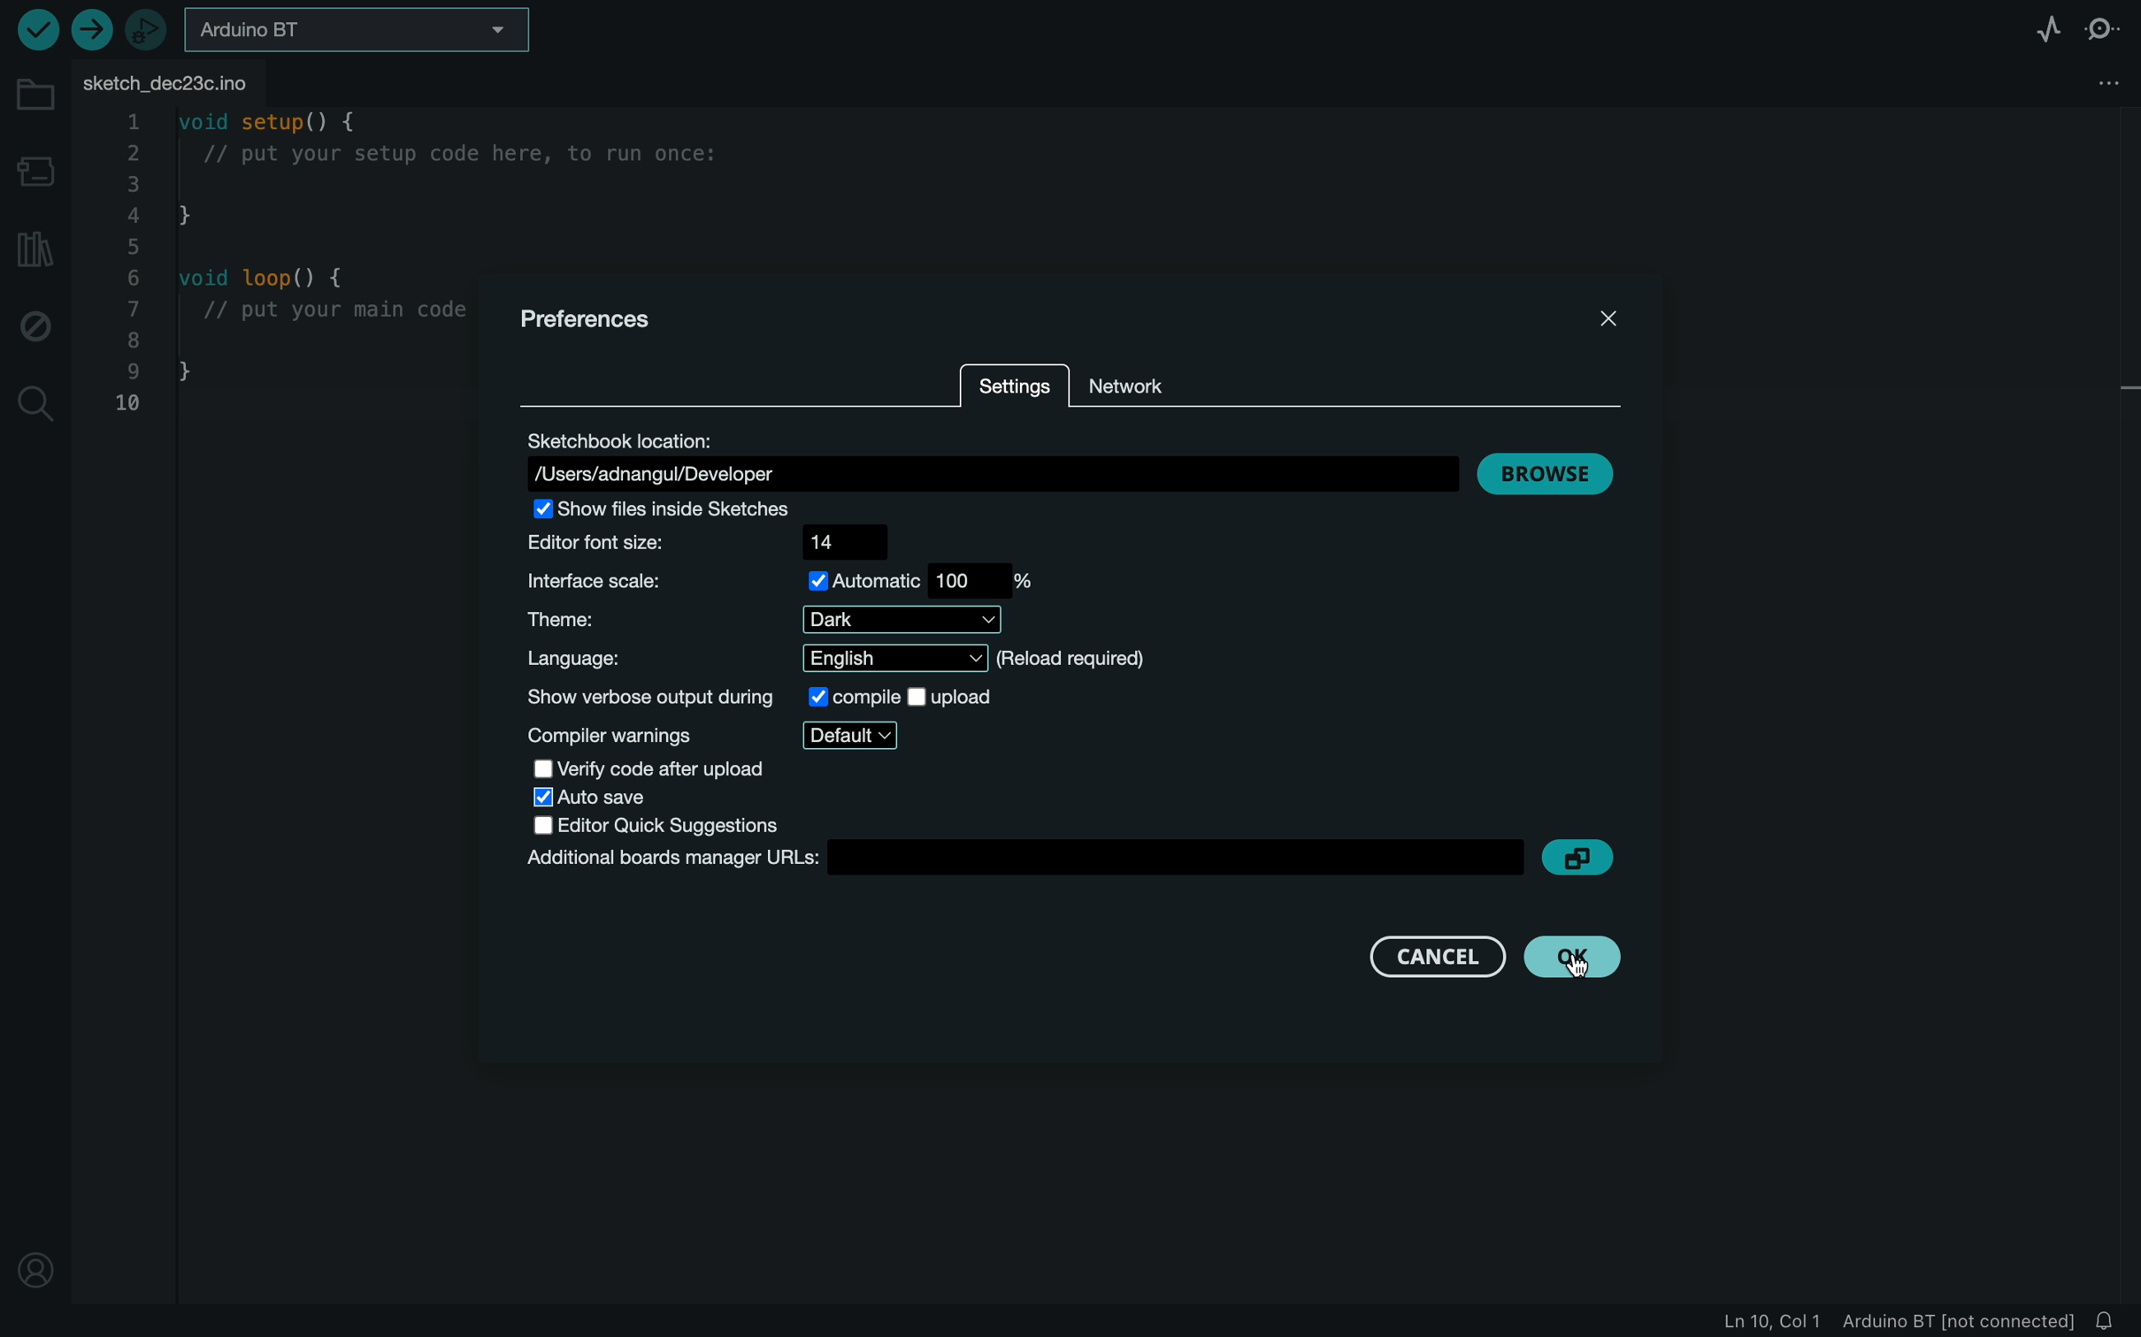  Describe the element at coordinates (36, 247) in the screenshot. I see `library manger` at that location.